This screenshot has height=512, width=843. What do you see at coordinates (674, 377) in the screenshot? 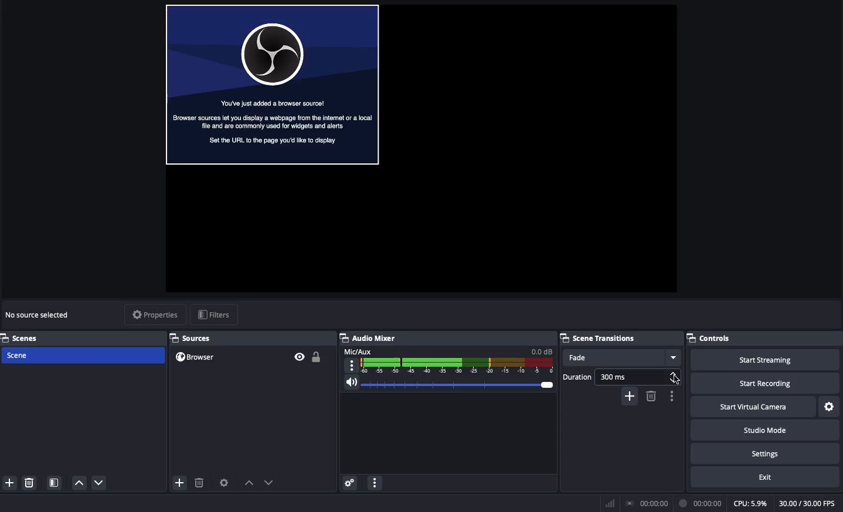
I see `Increase decrease ` at bounding box center [674, 377].